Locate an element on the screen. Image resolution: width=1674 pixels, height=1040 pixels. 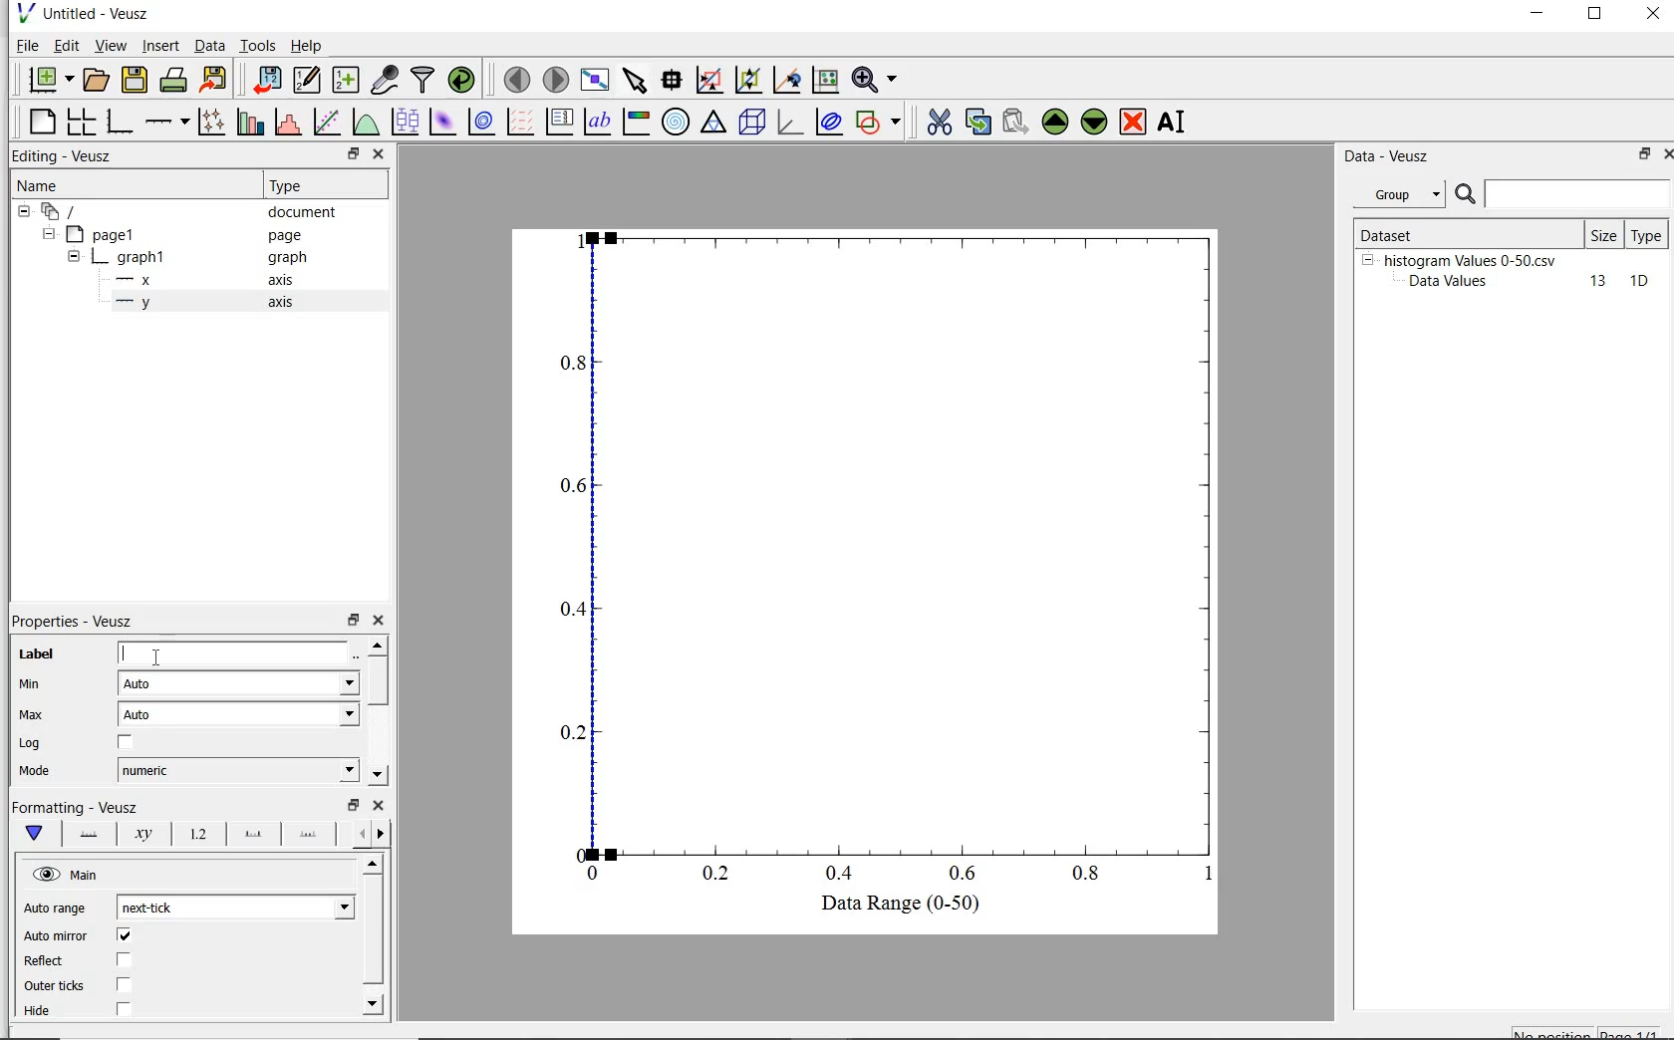
minimize is located at coordinates (1538, 16).